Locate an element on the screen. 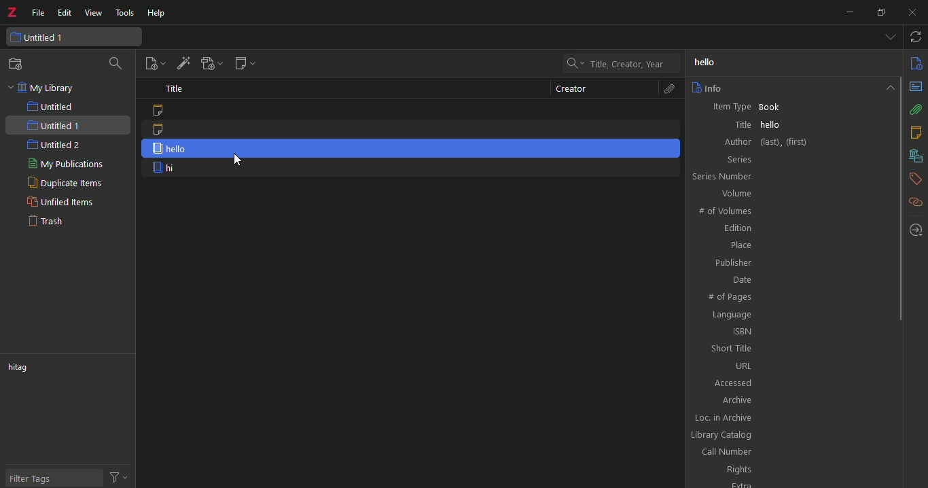 The image size is (928, 488). tab is located at coordinates (886, 36).